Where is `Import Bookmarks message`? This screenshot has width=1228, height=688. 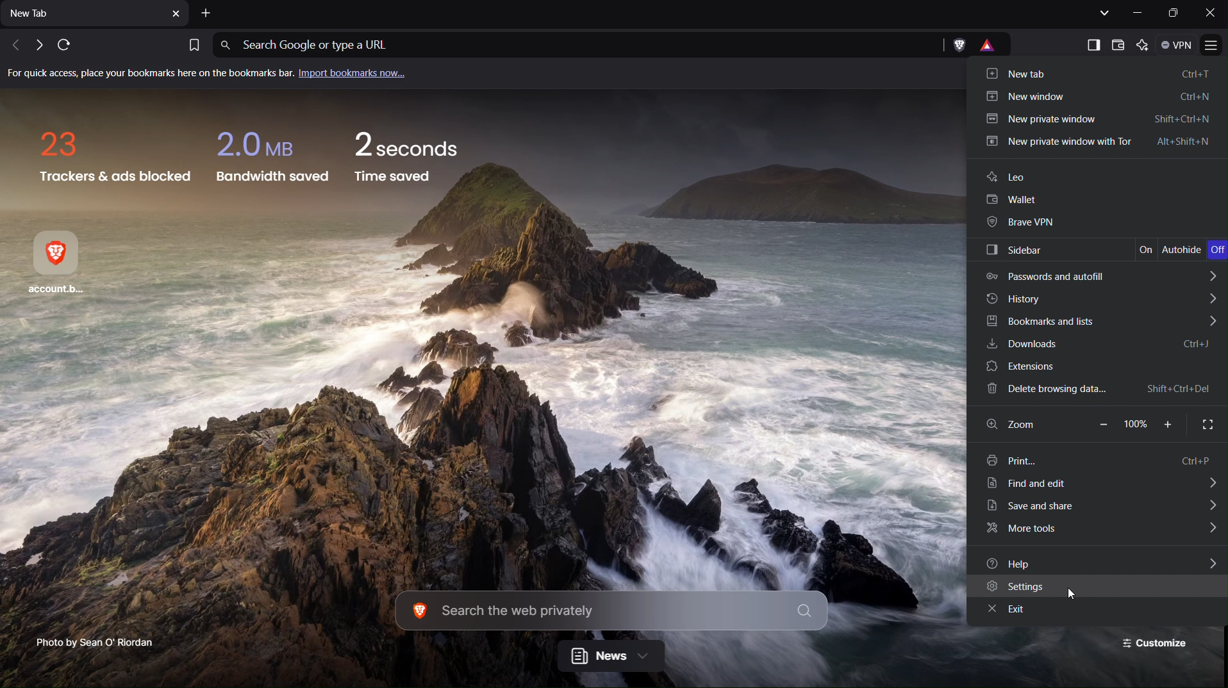
Import Bookmarks message is located at coordinates (215, 75).